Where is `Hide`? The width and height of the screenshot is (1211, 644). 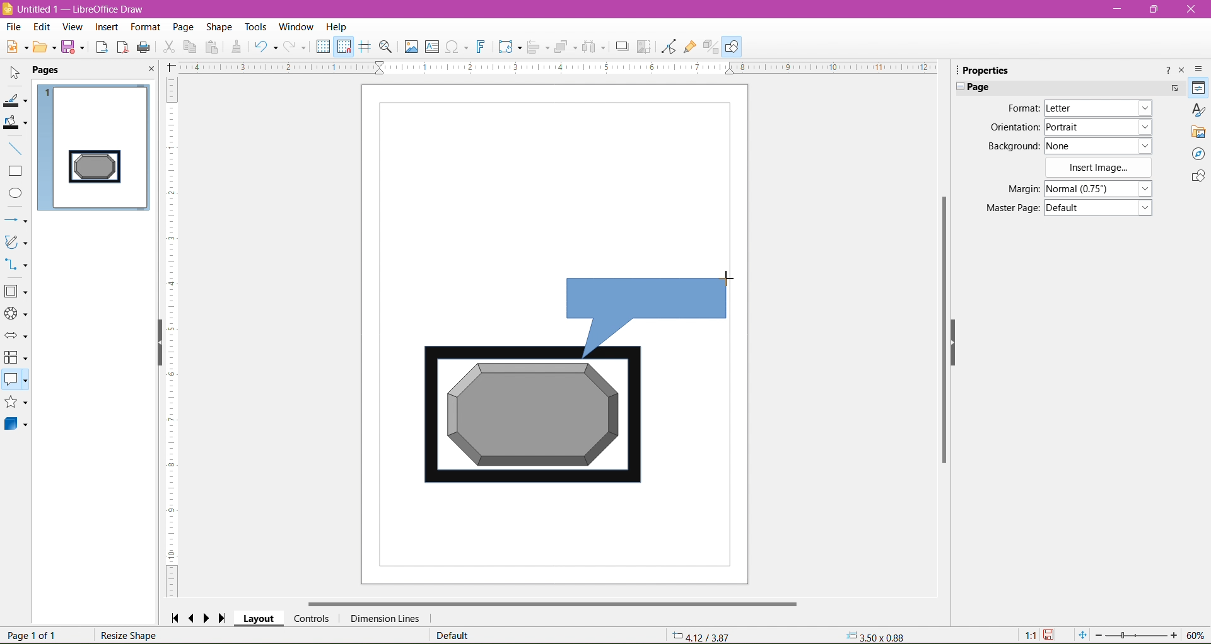
Hide is located at coordinates (155, 345).